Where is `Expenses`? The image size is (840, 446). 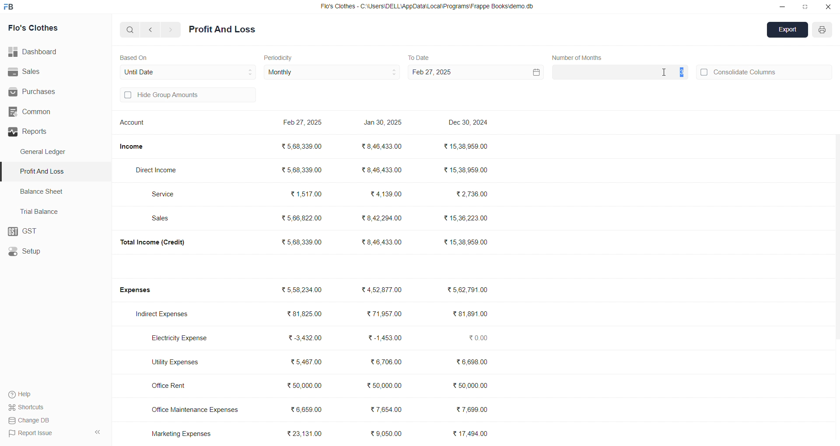
Expenses is located at coordinates (141, 290).